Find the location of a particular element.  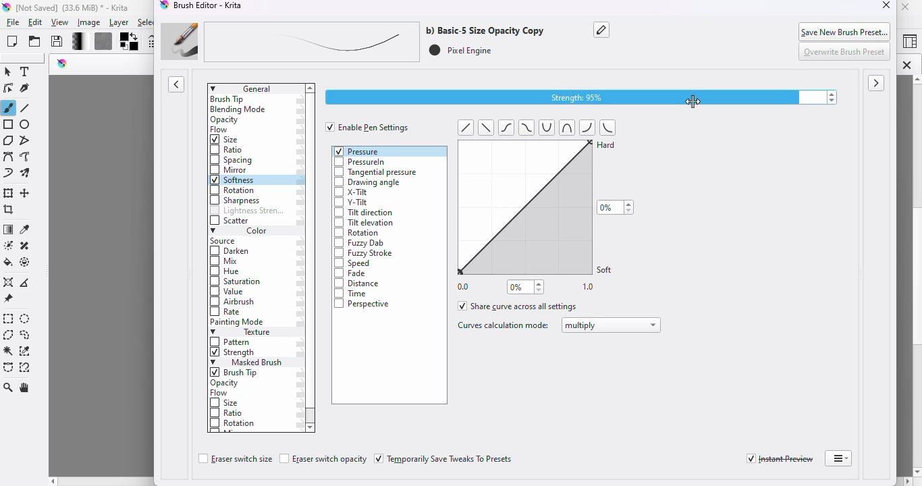

time is located at coordinates (353, 294).